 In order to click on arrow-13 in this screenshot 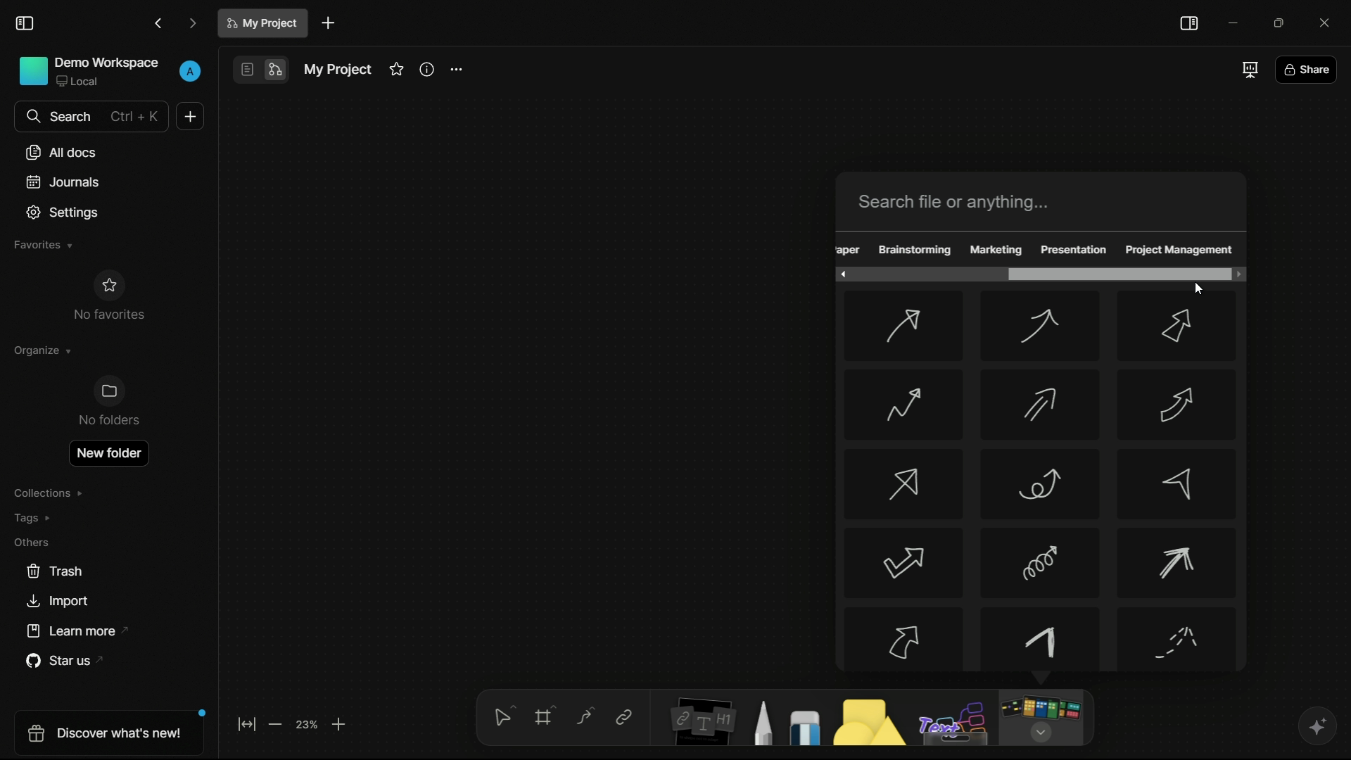, I will do `click(903, 638)`.